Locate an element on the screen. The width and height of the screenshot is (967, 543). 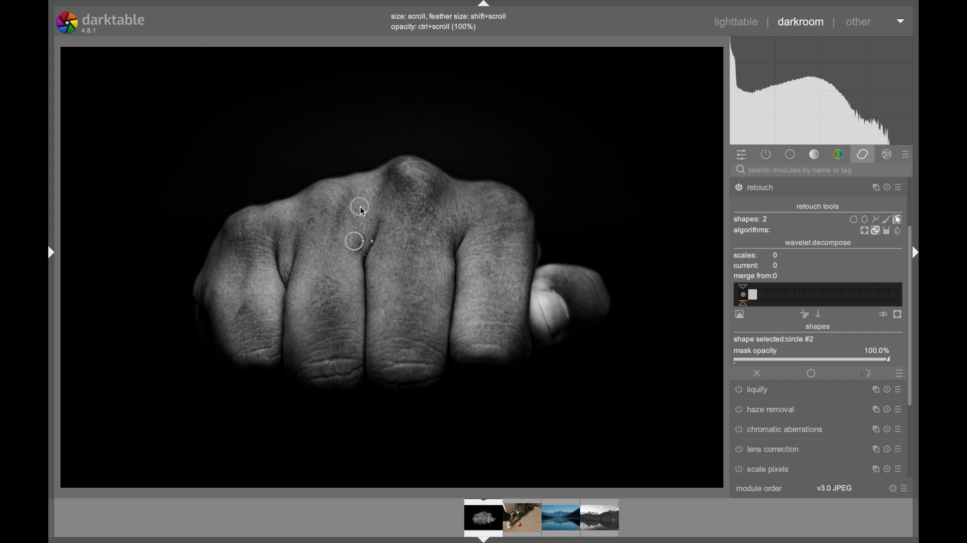
liquify is located at coordinates (753, 391).